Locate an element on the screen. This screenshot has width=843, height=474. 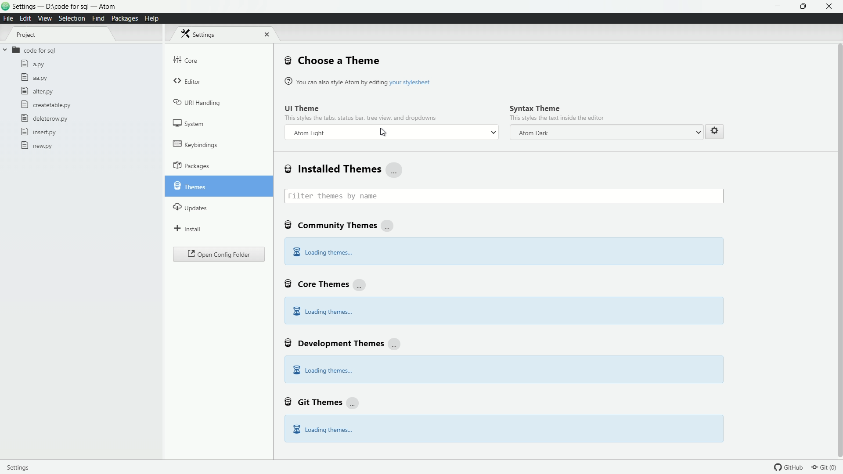
project - D:\code for sql - atom is located at coordinates (64, 7).